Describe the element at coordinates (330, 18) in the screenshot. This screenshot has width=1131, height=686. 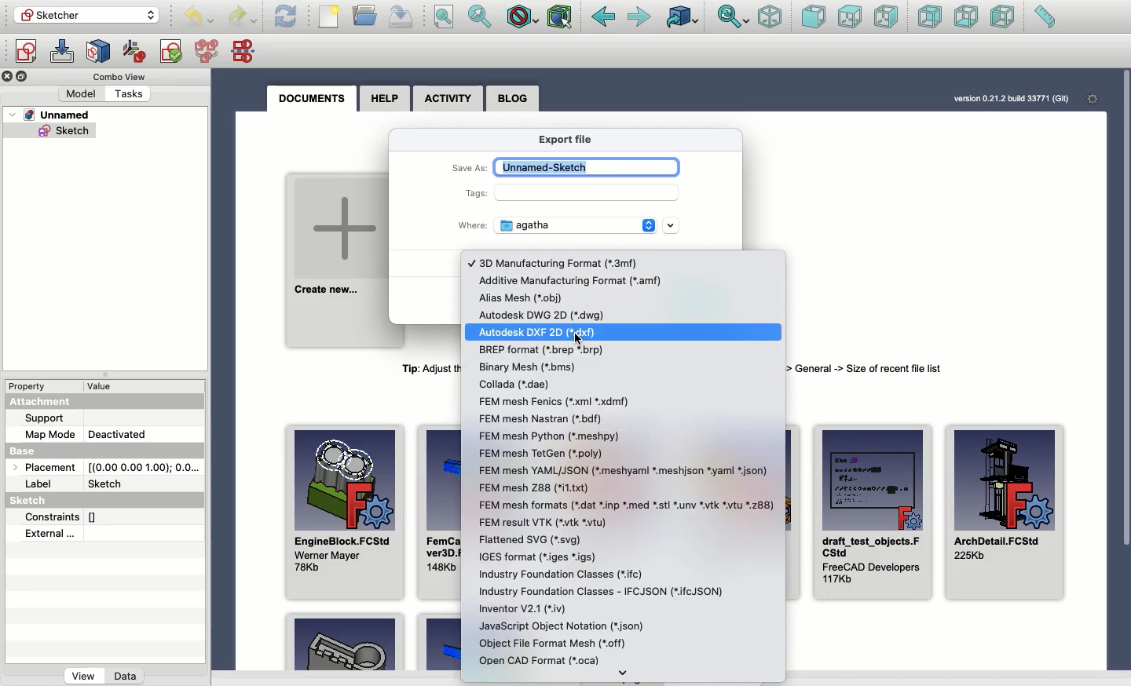
I see `File` at that location.